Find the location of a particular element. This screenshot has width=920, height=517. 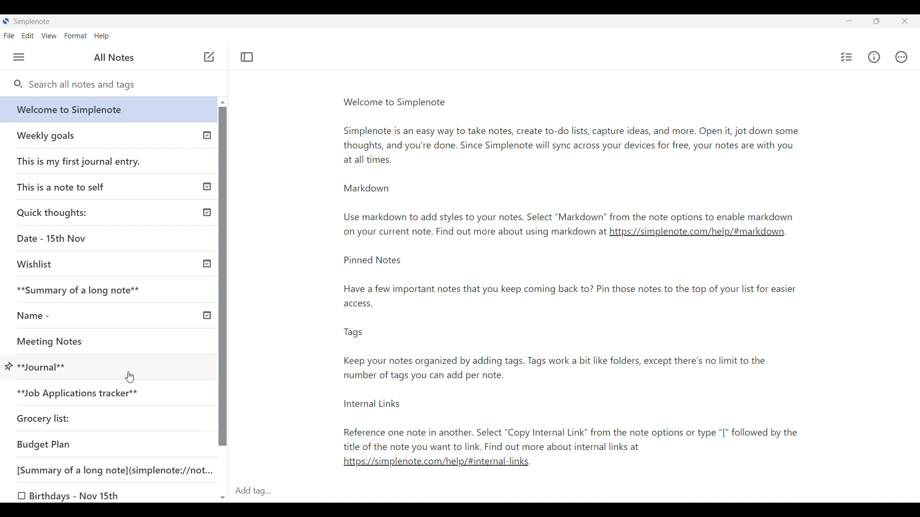

Note highlighted by cursor is located at coordinates (9, 367).